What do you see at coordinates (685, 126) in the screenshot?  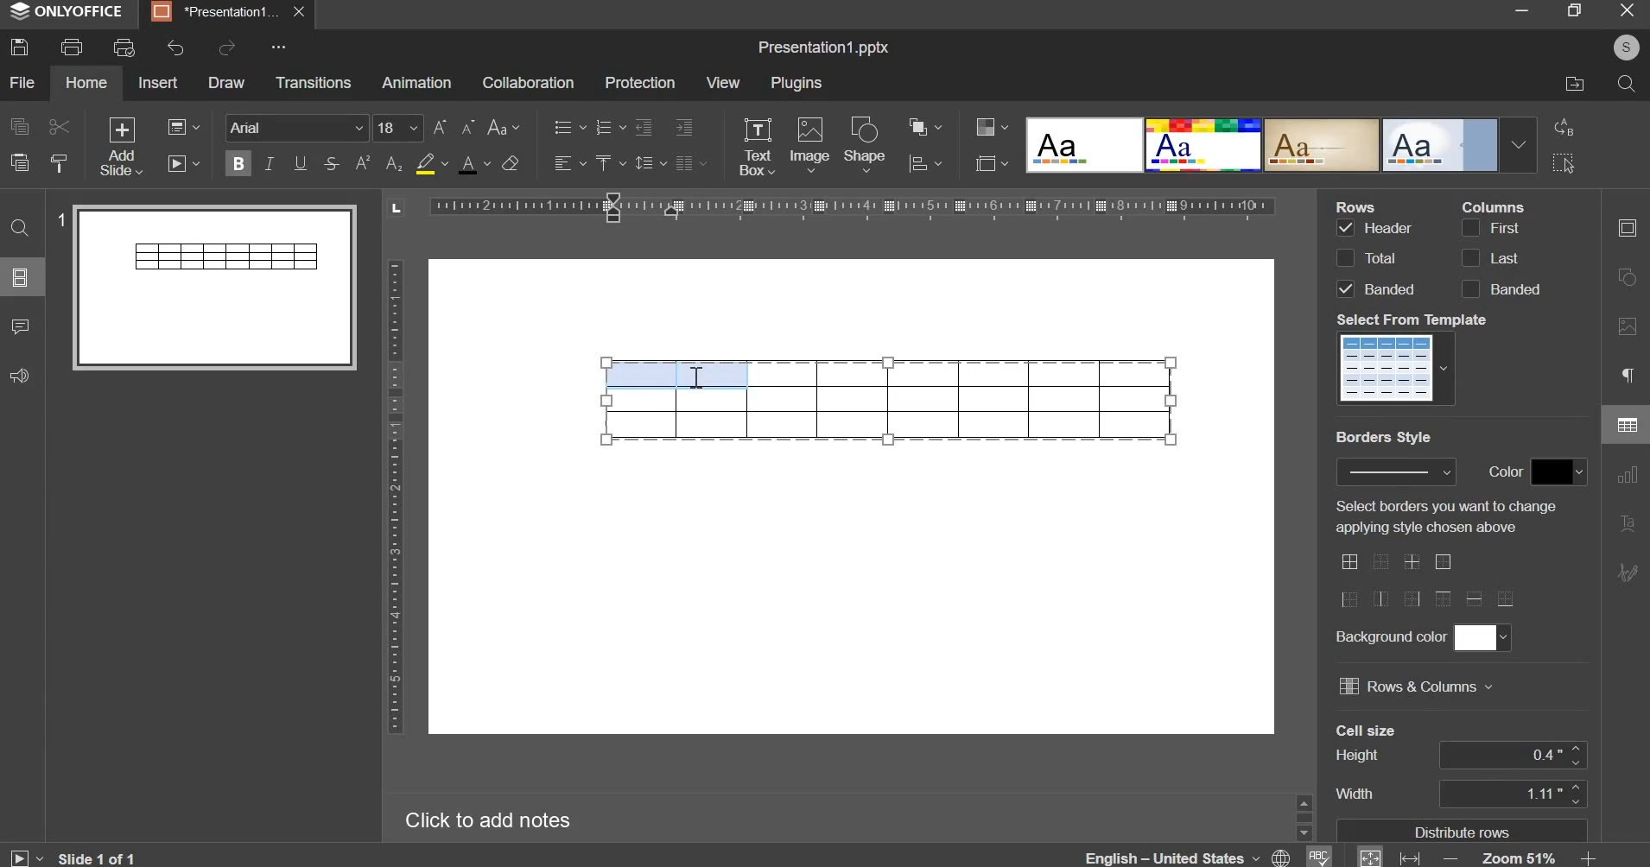 I see `increase indent` at bounding box center [685, 126].